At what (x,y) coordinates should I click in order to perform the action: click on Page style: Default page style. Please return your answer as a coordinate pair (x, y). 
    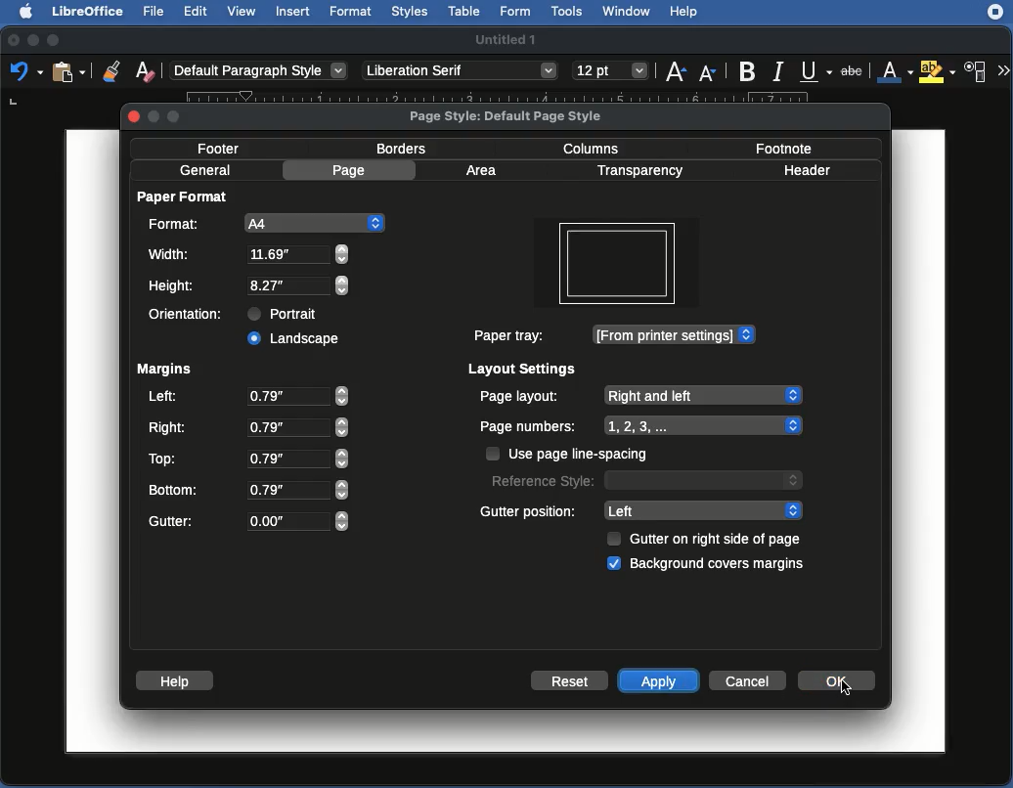
    Looking at the image, I should click on (511, 116).